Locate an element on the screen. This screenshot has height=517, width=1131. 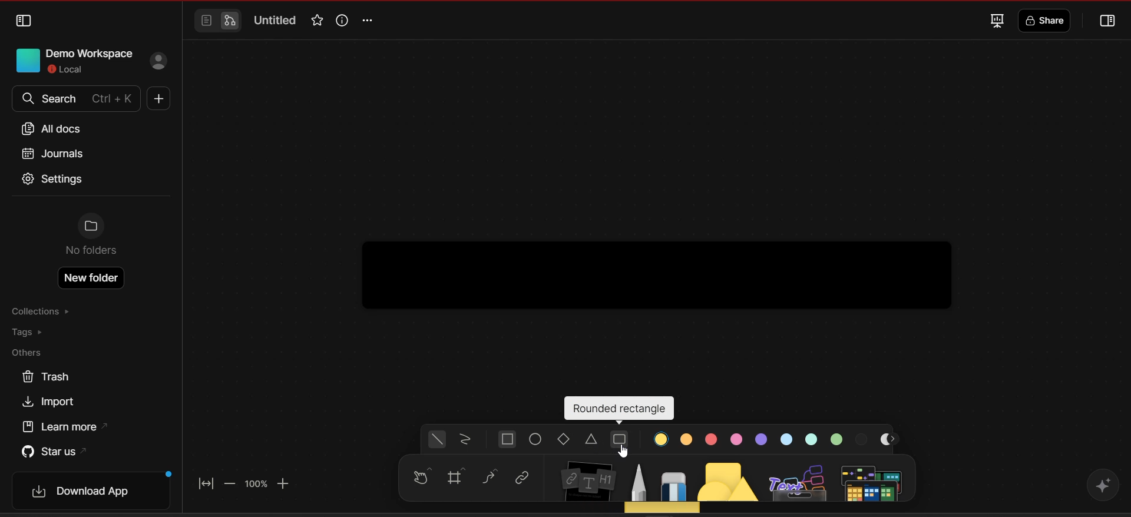
favorite is located at coordinates (315, 21).